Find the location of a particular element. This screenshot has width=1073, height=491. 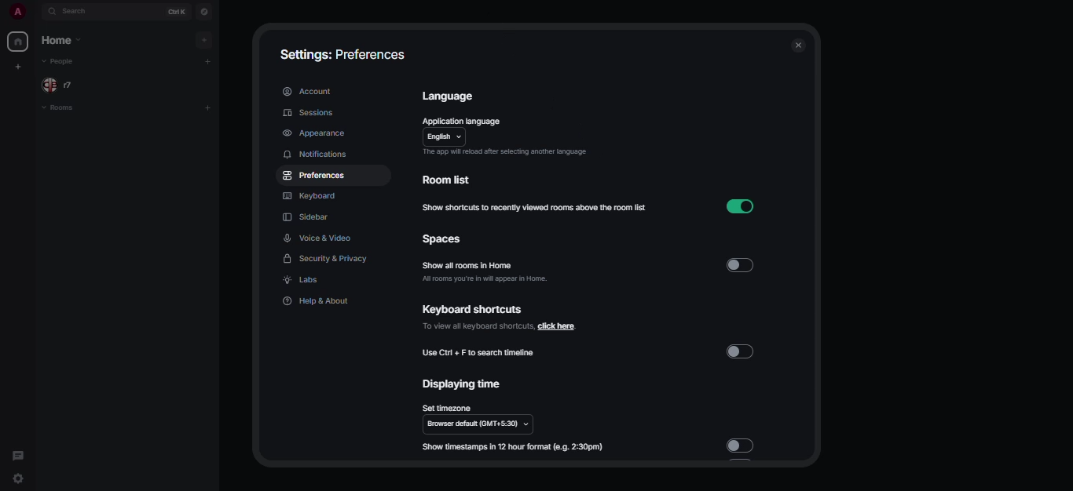

close is located at coordinates (800, 46).